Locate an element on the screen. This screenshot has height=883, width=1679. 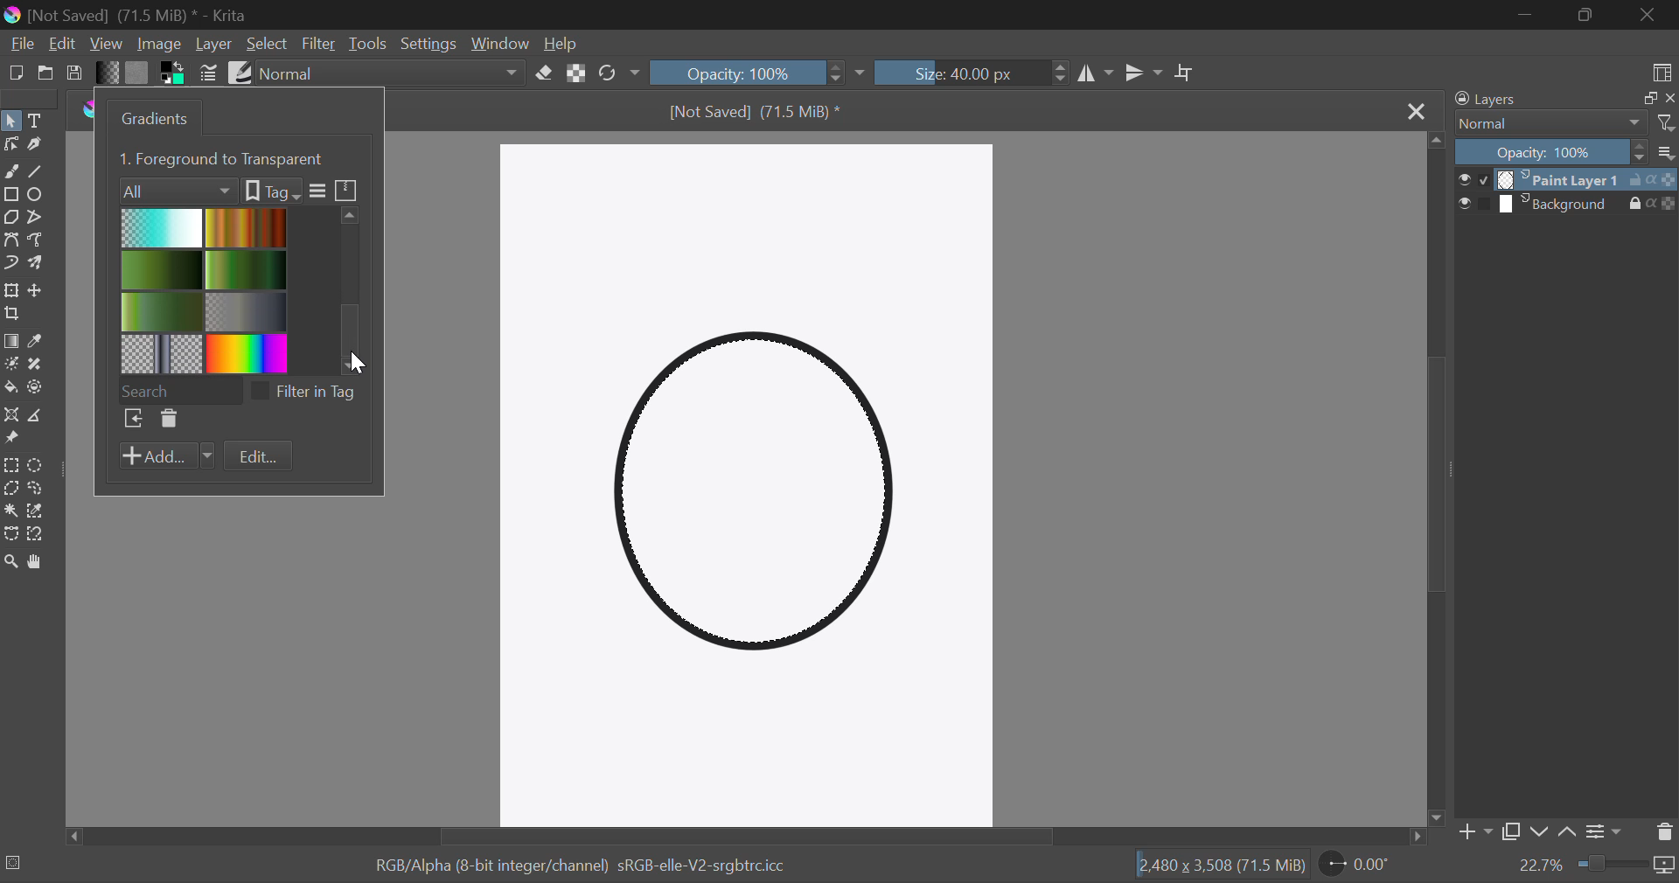
Select is located at coordinates (268, 46).